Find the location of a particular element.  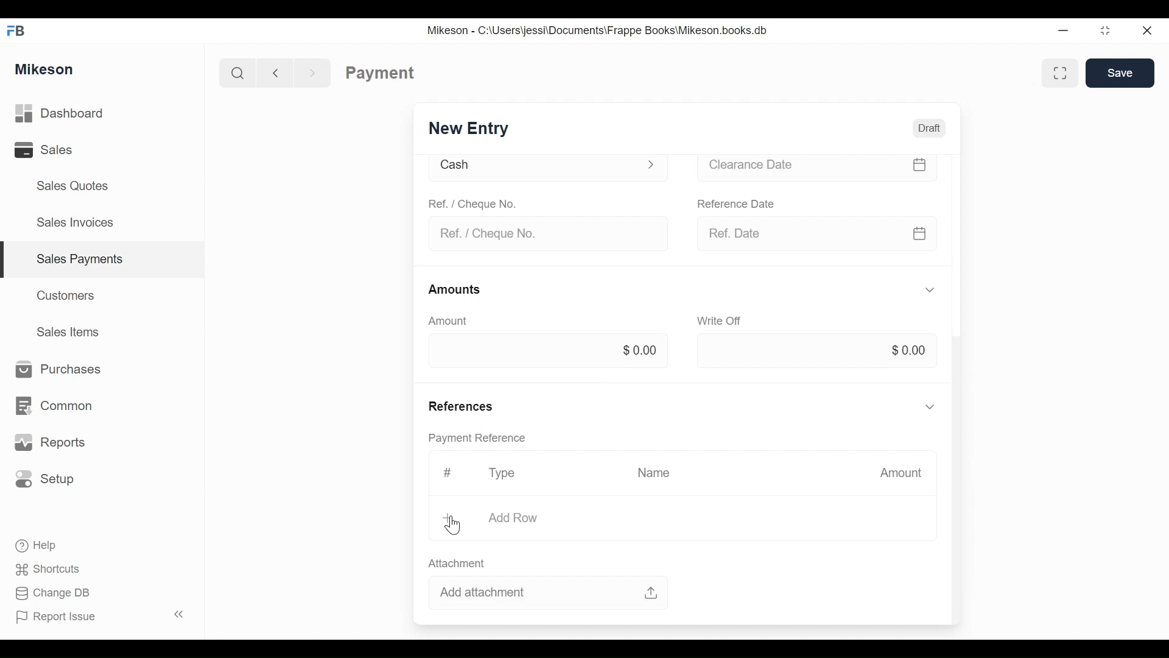

Add attachment is located at coordinates (552, 594).